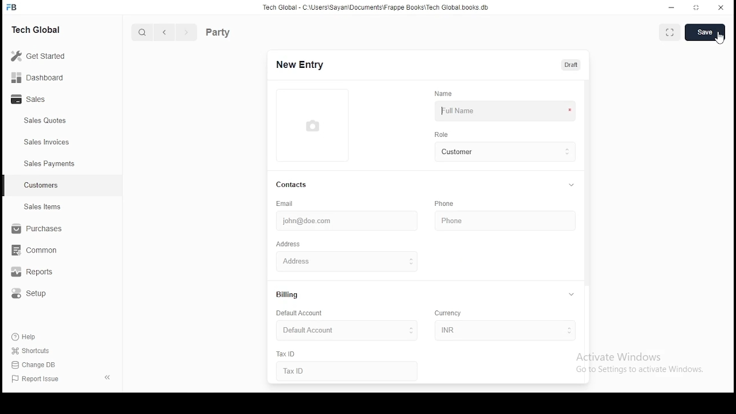 Image resolution: width=736 pixels, height=414 pixels. I want to click on contacts, so click(292, 185).